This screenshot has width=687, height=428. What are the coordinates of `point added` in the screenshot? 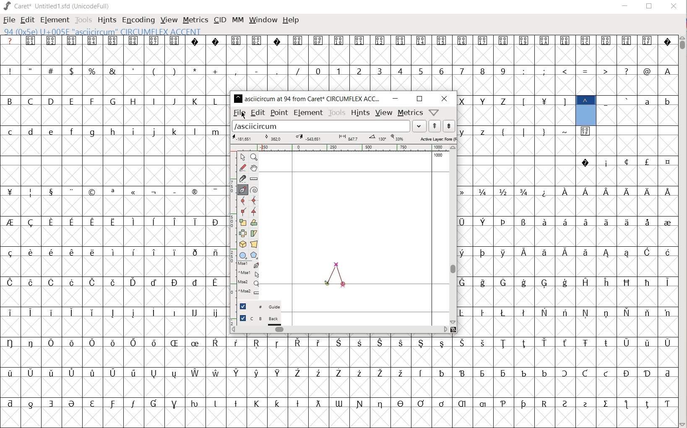 It's located at (328, 284).